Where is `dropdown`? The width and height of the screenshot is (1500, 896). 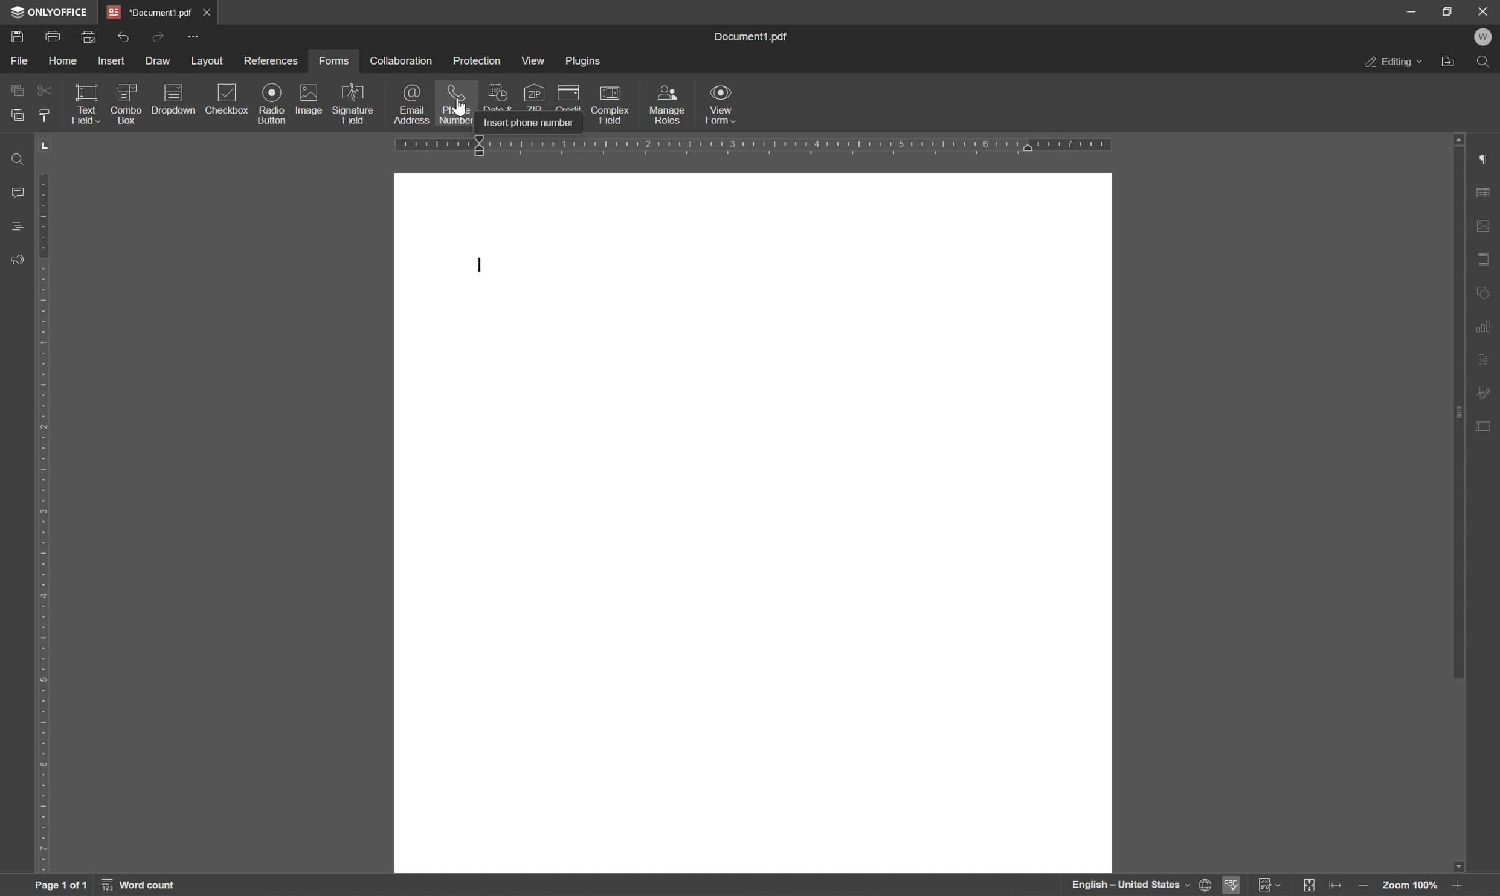
dropdown is located at coordinates (176, 94).